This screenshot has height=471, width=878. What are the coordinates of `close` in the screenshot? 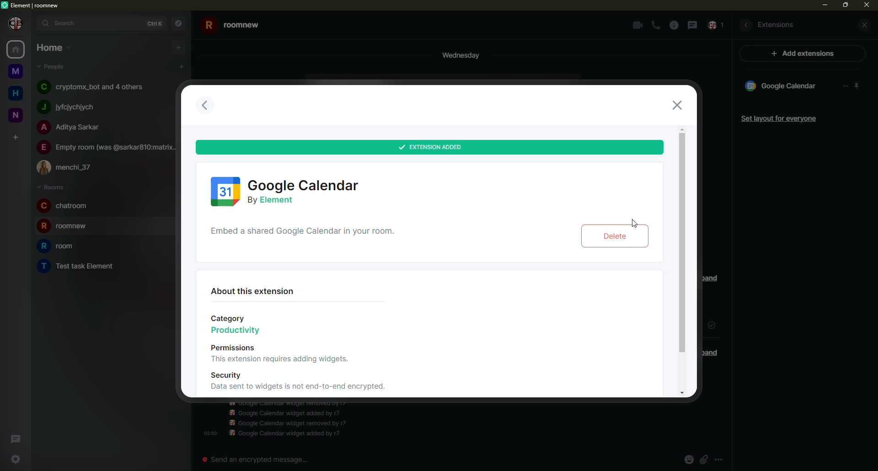 It's located at (678, 105).